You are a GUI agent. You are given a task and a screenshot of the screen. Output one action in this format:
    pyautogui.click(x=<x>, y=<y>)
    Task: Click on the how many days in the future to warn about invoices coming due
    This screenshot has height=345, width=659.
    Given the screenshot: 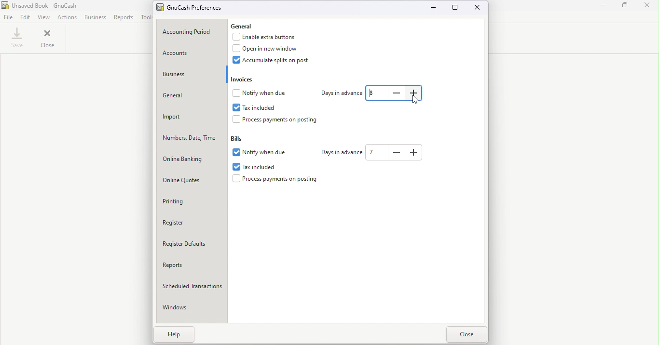 What is the action you would take?
    pyautogui.click(x=415, y=93)
    